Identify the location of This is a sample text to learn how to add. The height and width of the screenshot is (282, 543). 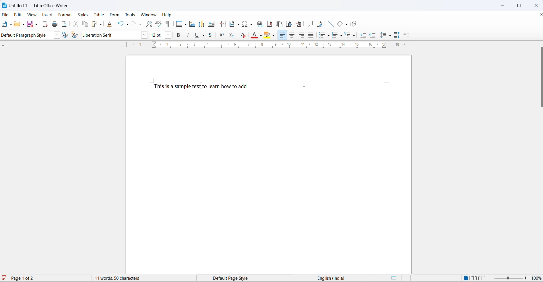
(200, 86).